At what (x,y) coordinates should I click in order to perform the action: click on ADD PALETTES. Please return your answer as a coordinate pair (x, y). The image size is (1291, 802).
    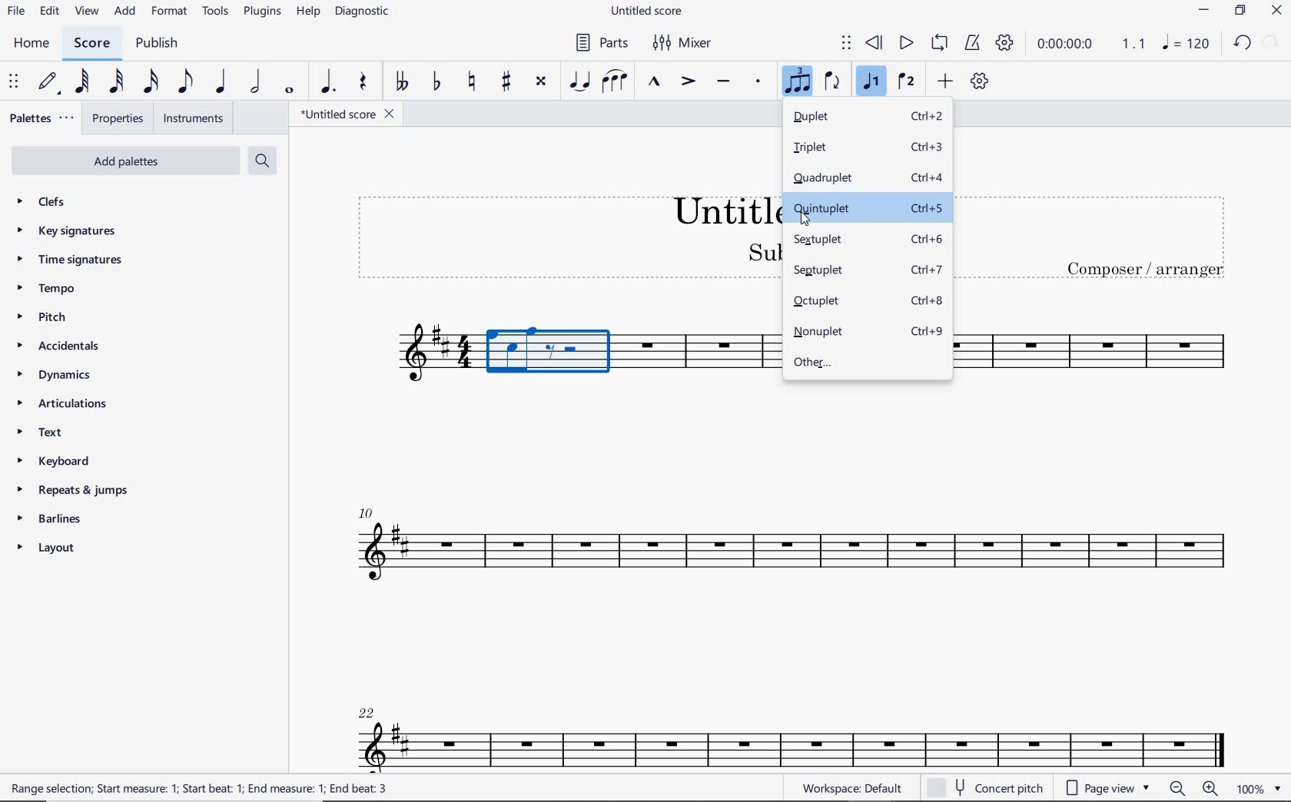
    Looking at the image, I should click on (123, 161).